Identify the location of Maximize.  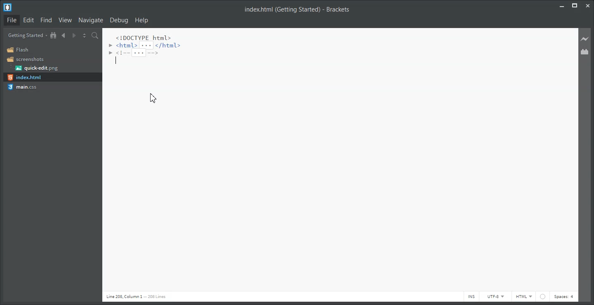
(575, 5).